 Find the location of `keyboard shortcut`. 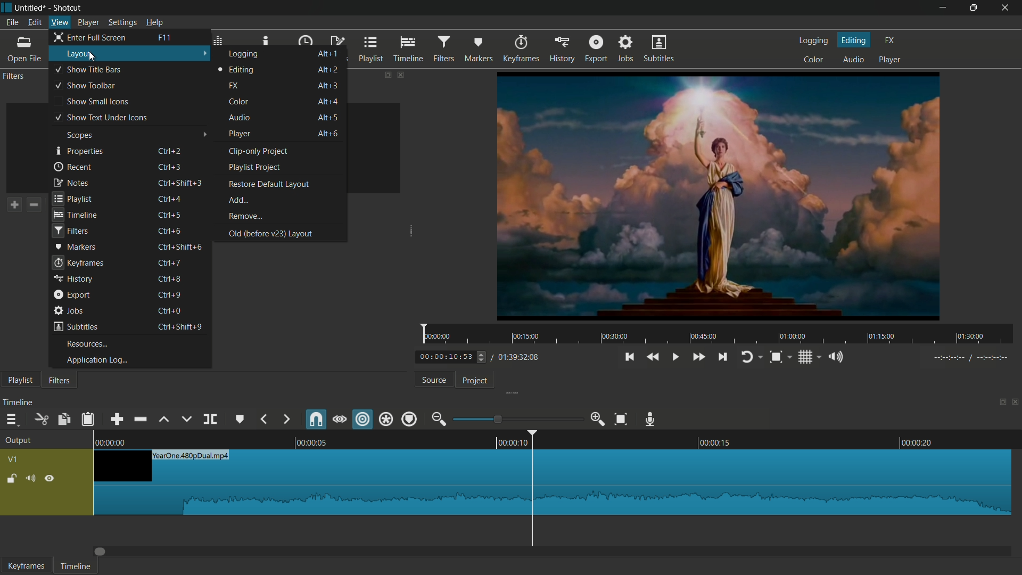

keyboard shortcut is located at coordinates (170, 216).